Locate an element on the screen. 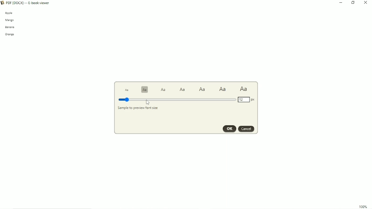 Image resolution: width=372 pixels, height=209 pixels. banana is located at coordinates (10, 27).